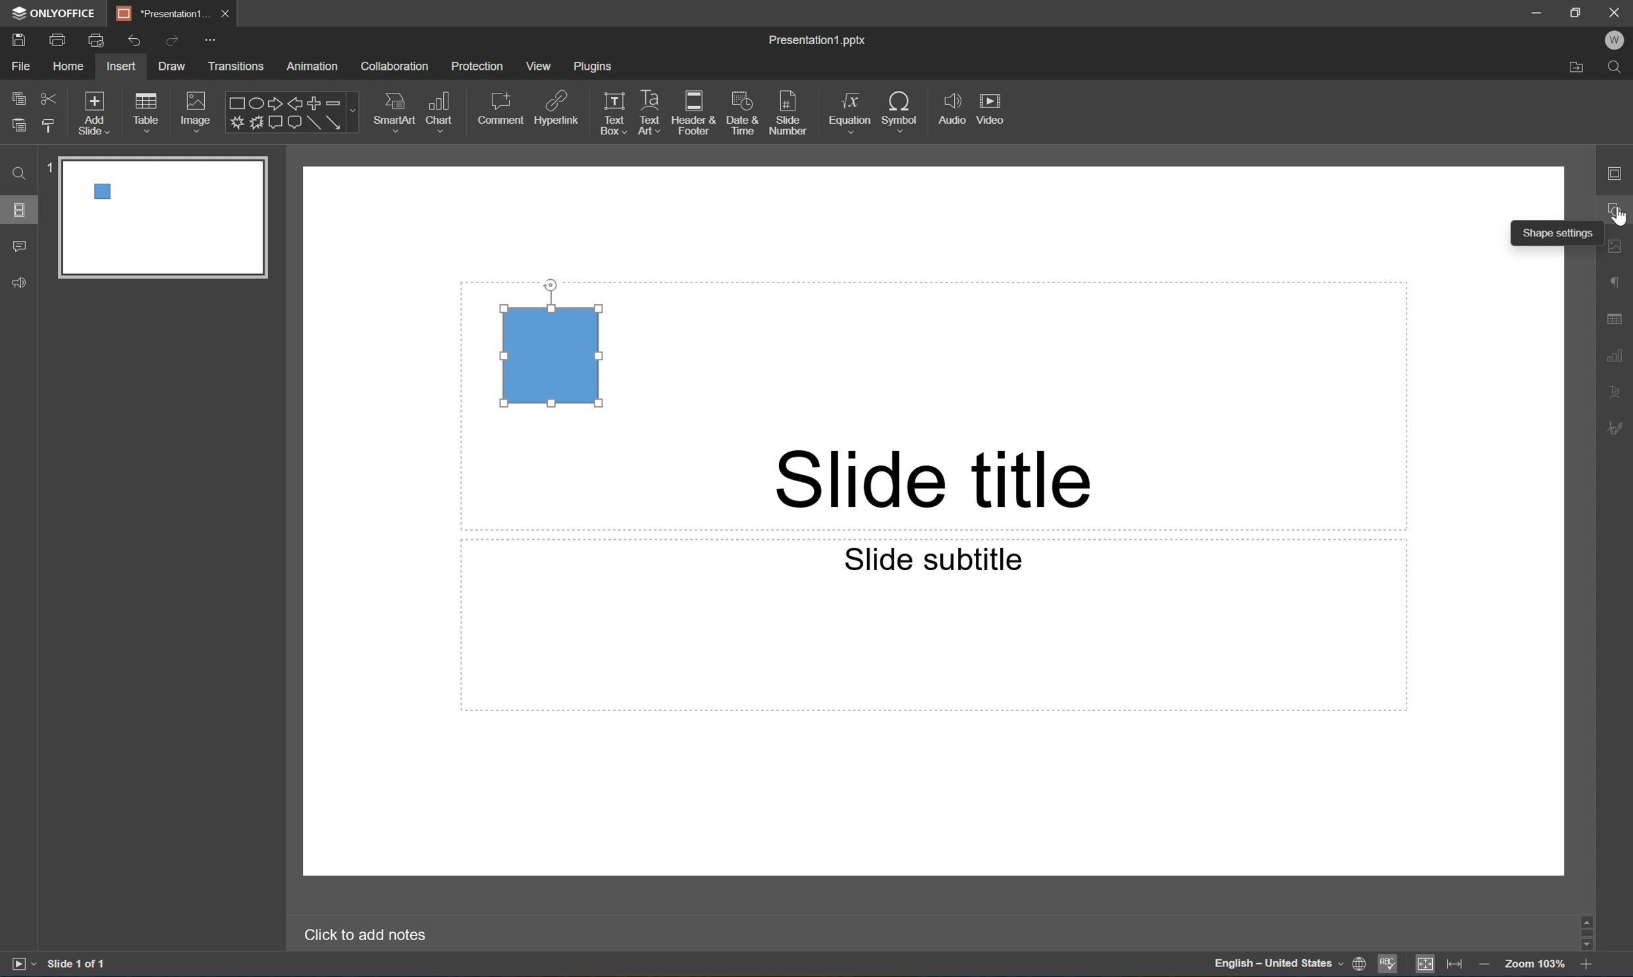  Describe the element at coordinates (157, 13) in the screenshot. I see `Presentation1...` at that location.